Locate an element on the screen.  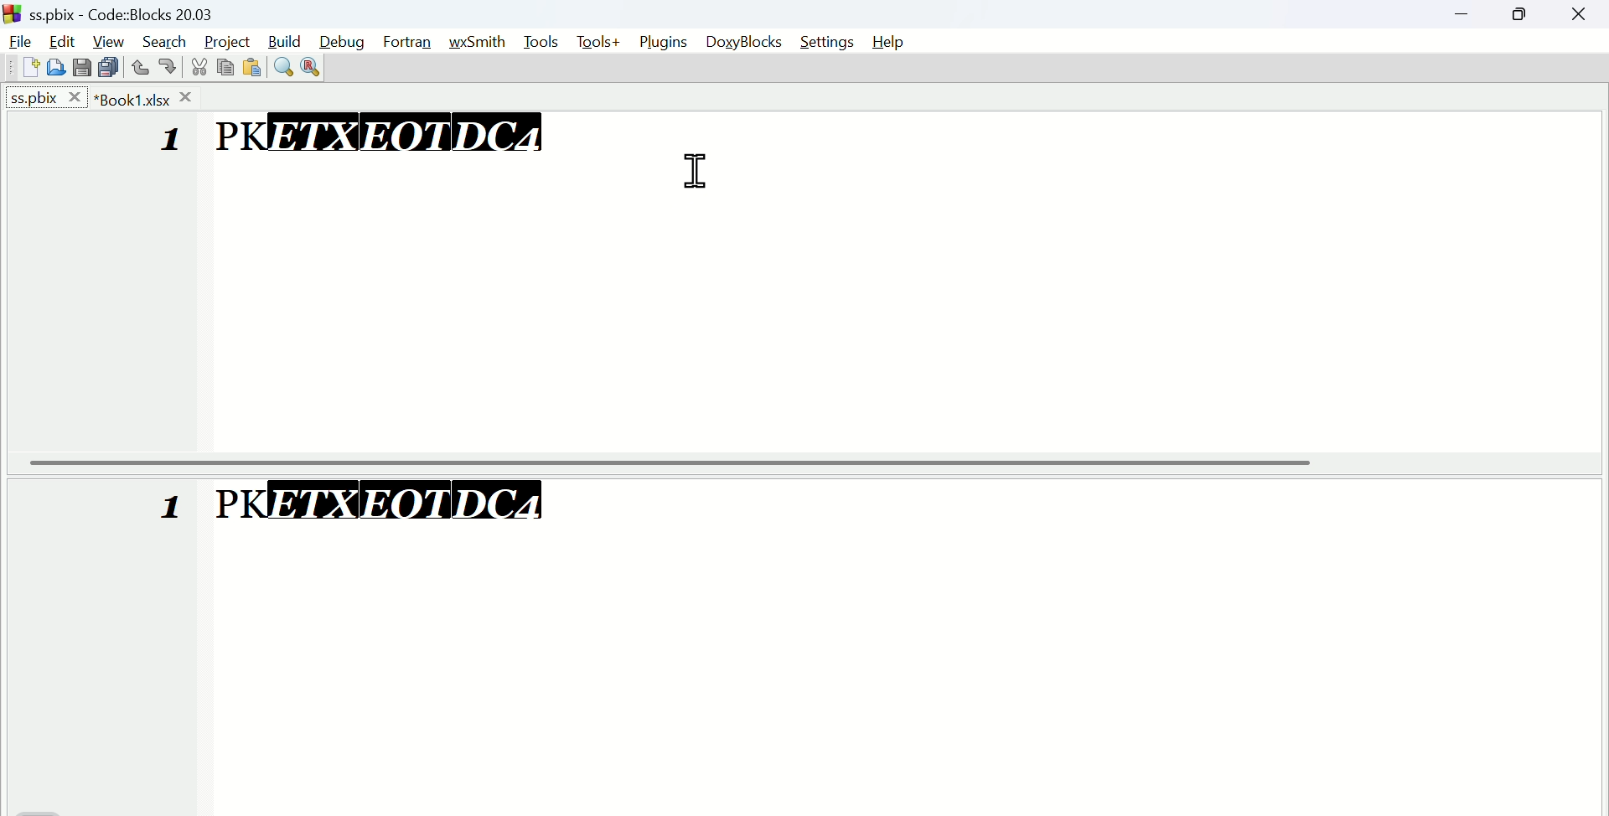
Copy is located at coordinates (84, 66).